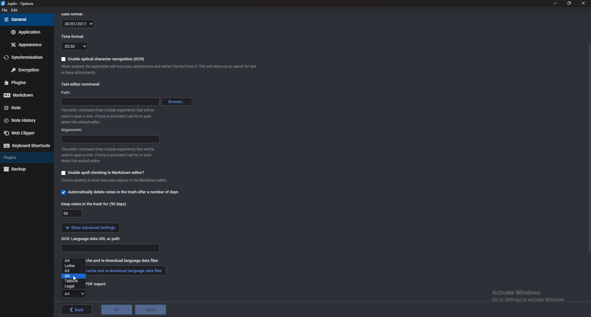 This screenshot has width=591, height=317. Describe the element at coordinates (176, 102) in the screenshot. I see `browse` at that location.